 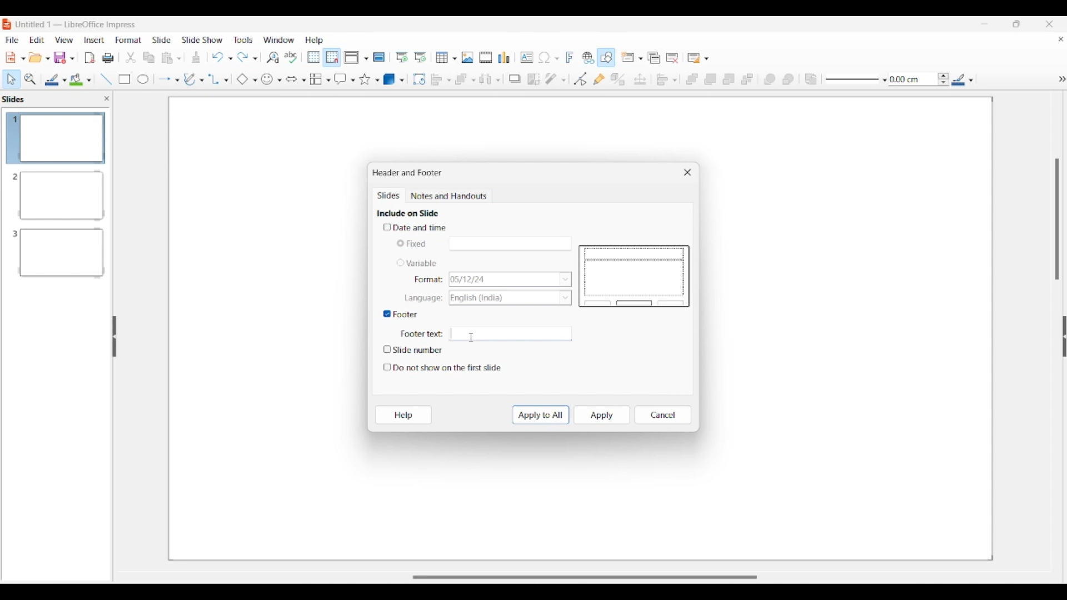 I want to click on Symbol shape options, so click(x=272, y=79).